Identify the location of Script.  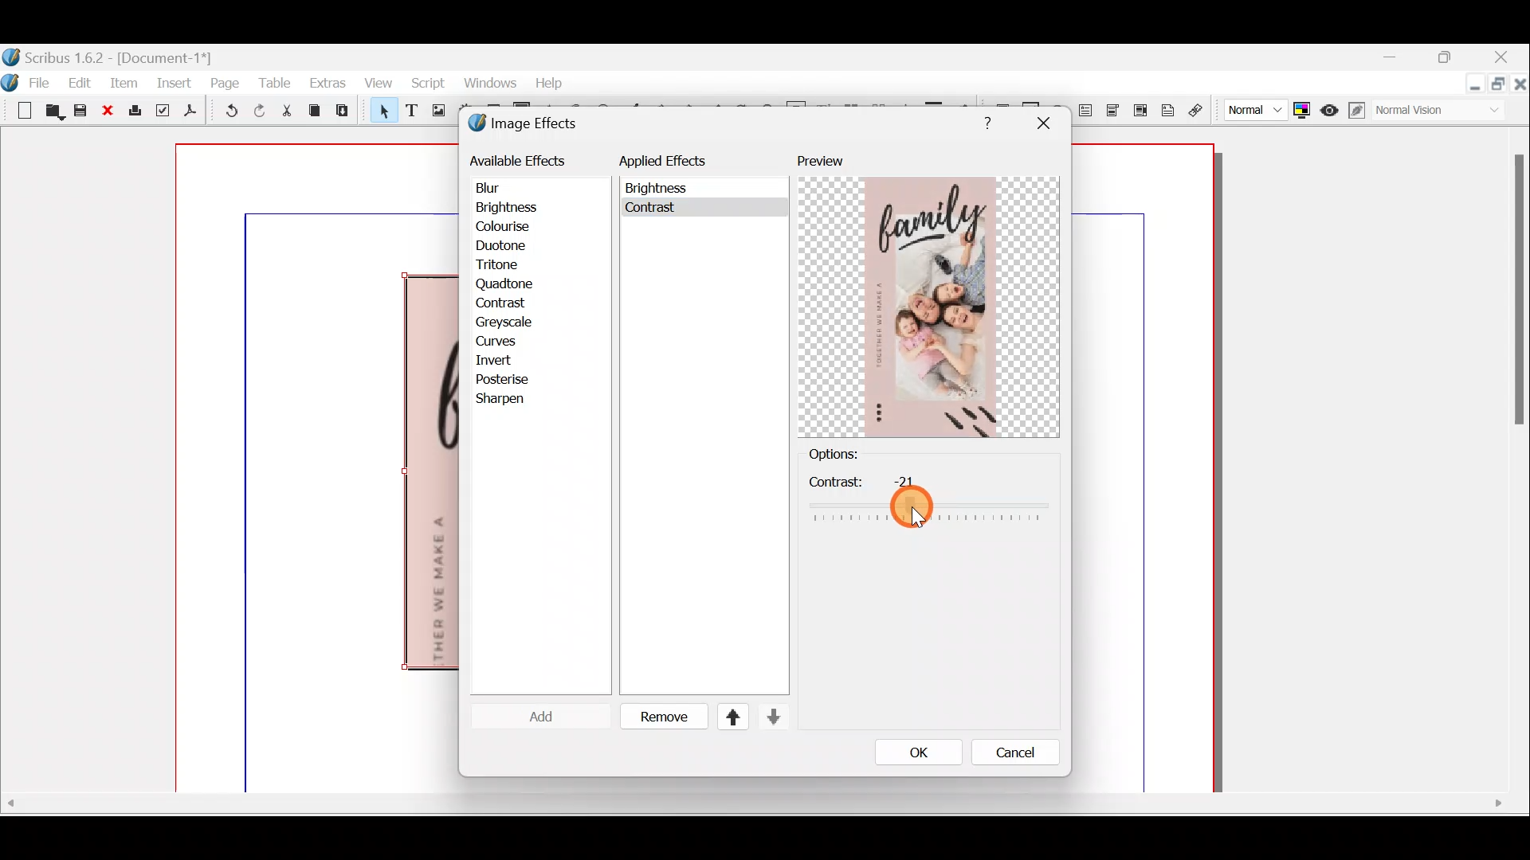
(427, 85).